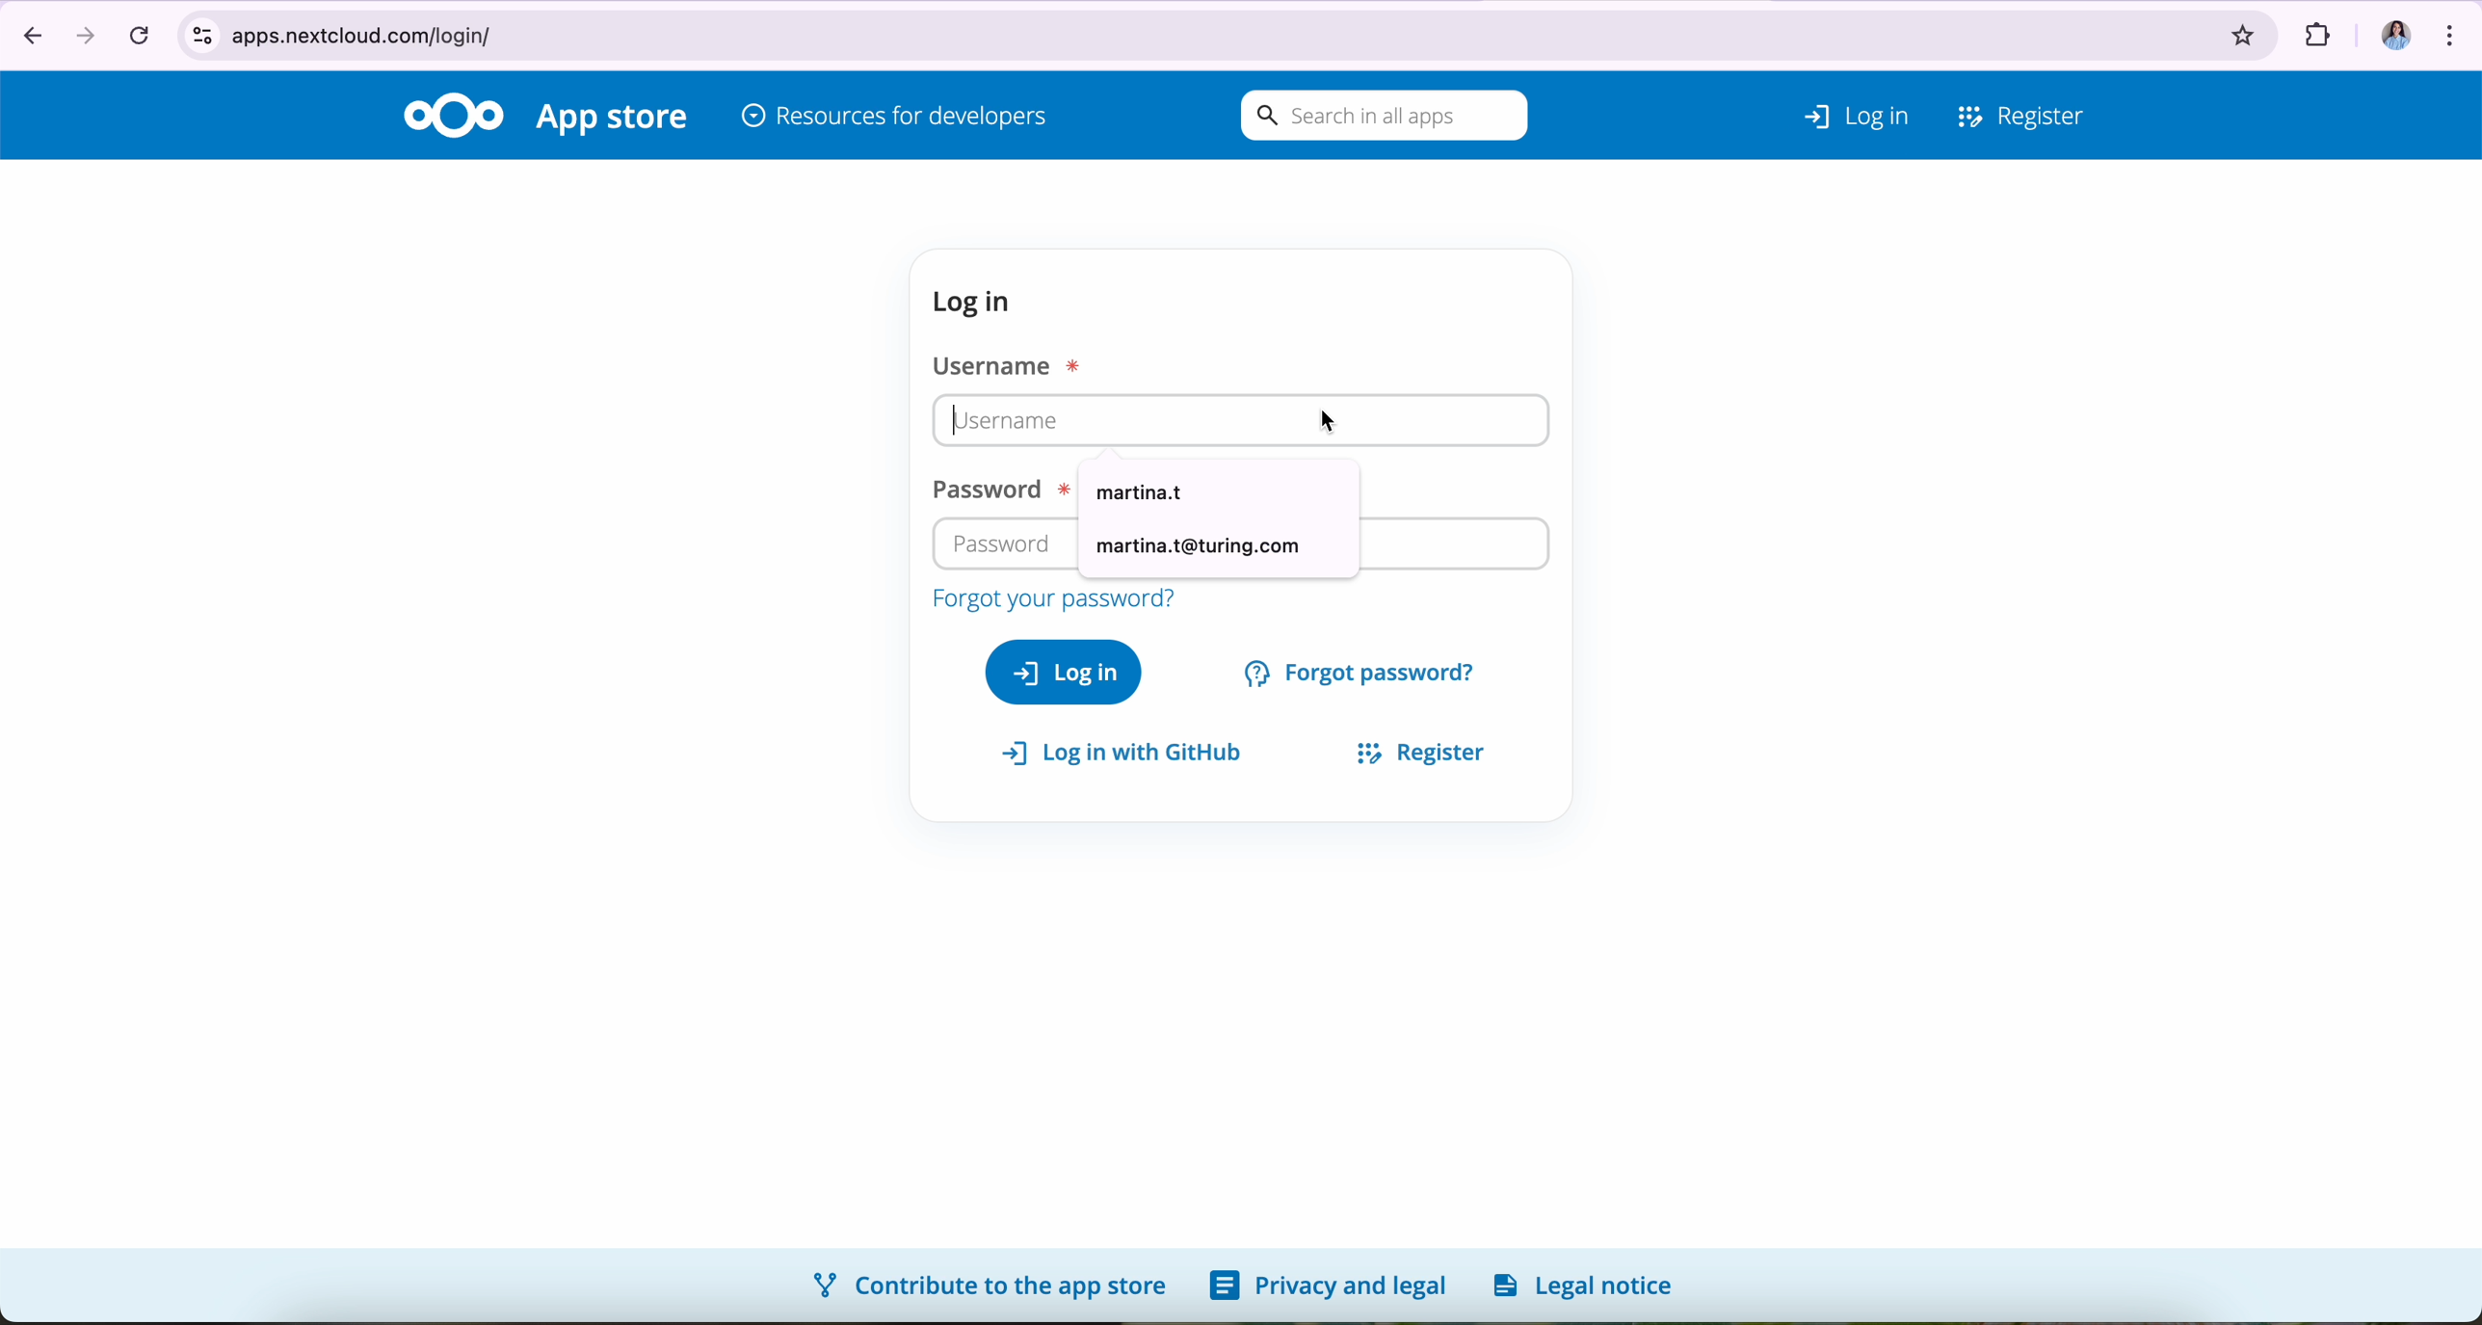 The width and height of the screenshot is (2482, 1325). Describe the element at coordinates (1328, 416) in the screenshot. I see `cursor` at that location.